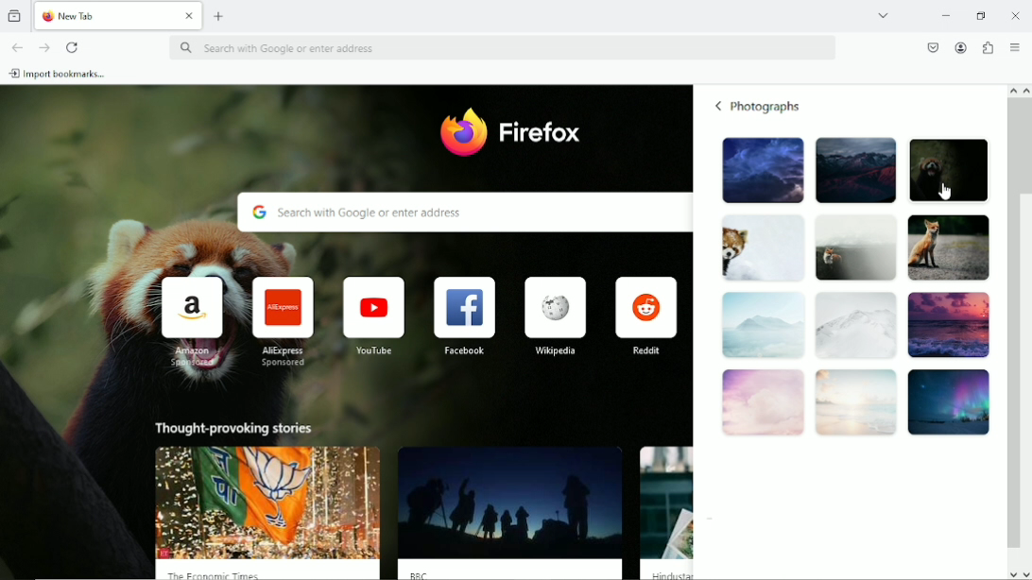  Describe the element at coordinates (1016, 46) in the screenshot. I see `Open application menu` at that location.